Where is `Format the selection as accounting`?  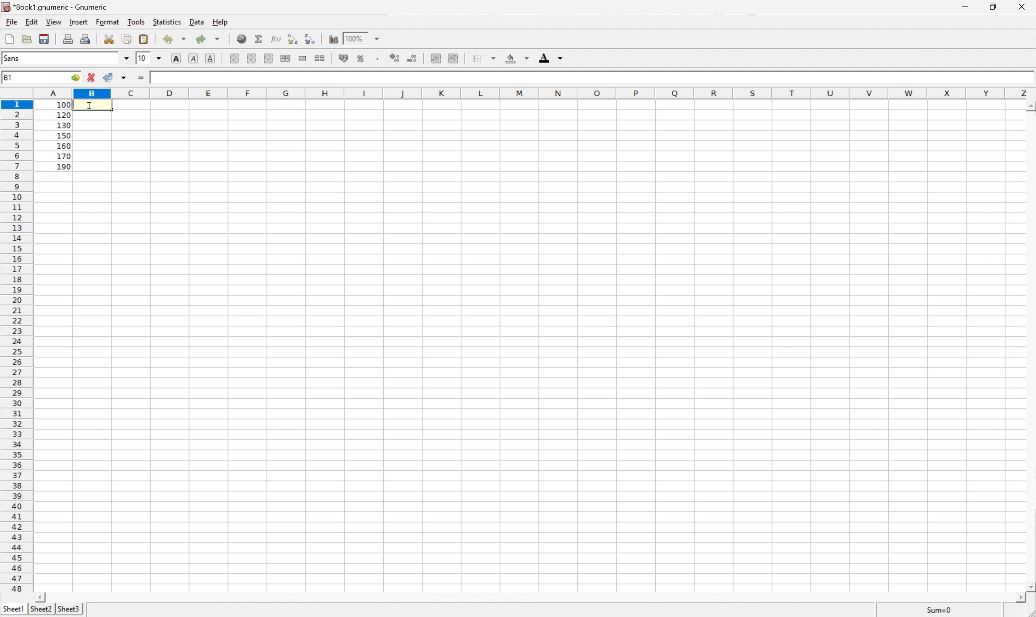 Format the selection as accounting is located at coordinates (345, 58).